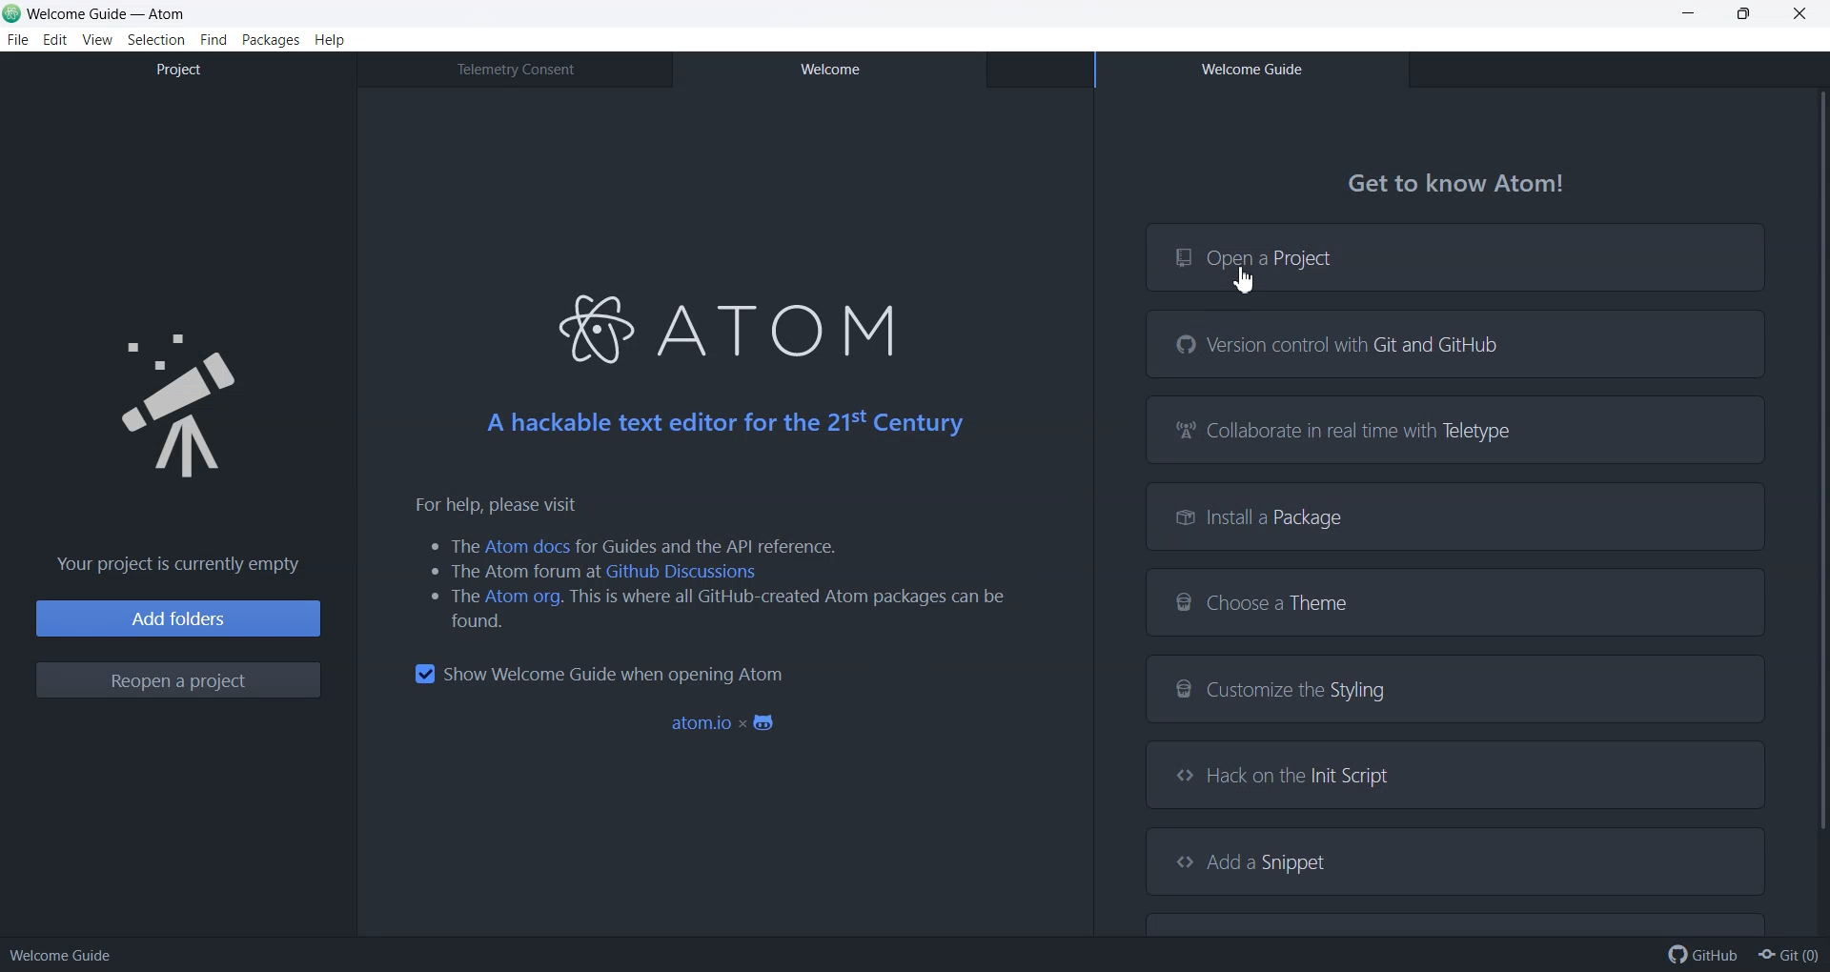 The width and height of the screenshot is (1830, 972). Describe the element at coordinates (179, 397) in the screenshot. I see `Logo` at that location.